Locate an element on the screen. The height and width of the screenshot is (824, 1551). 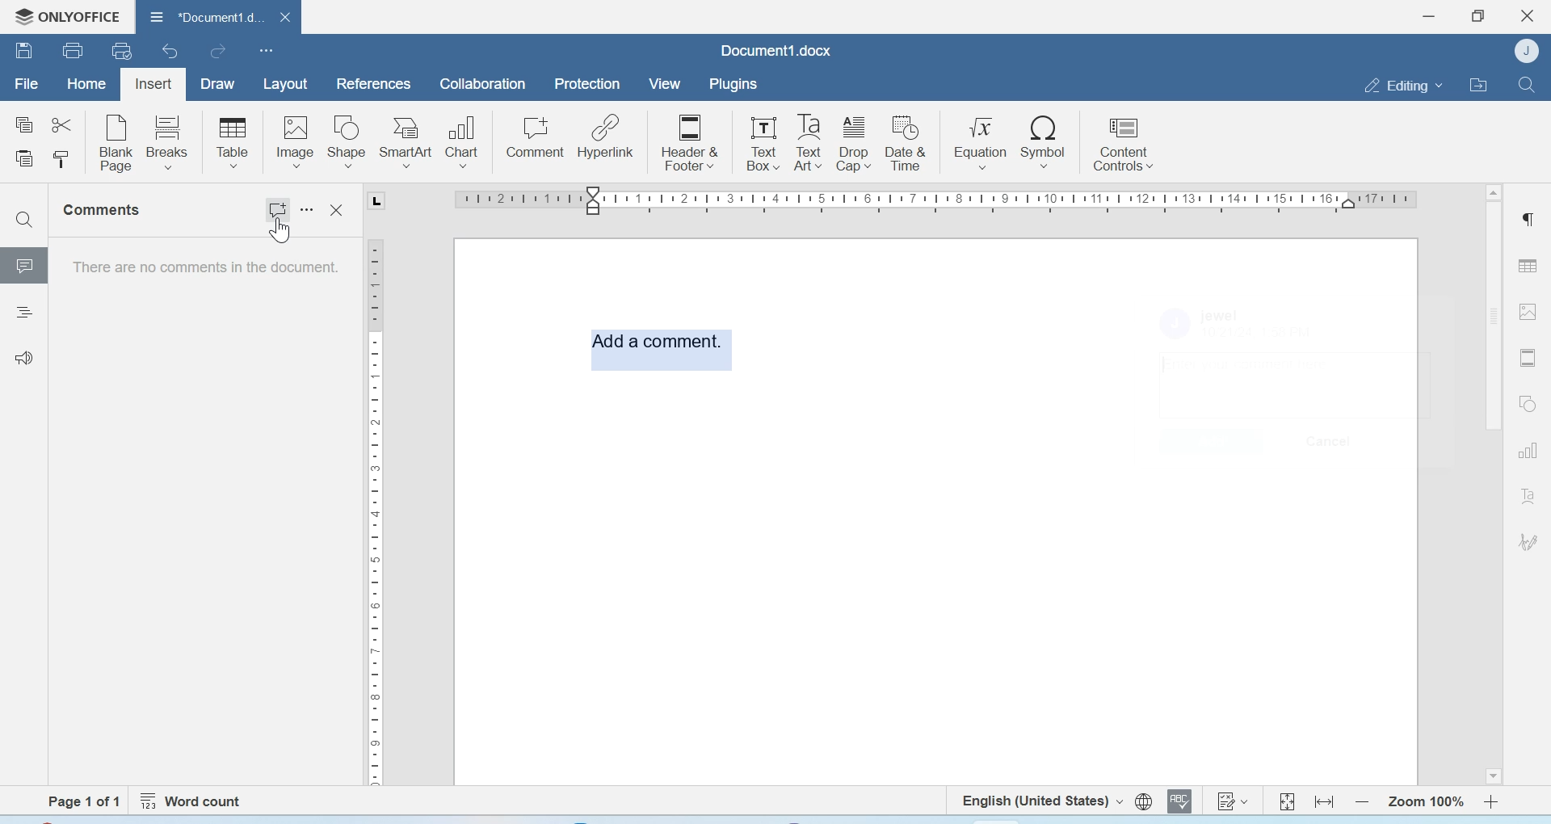
Zoom is located at coordinates (1424, 802).